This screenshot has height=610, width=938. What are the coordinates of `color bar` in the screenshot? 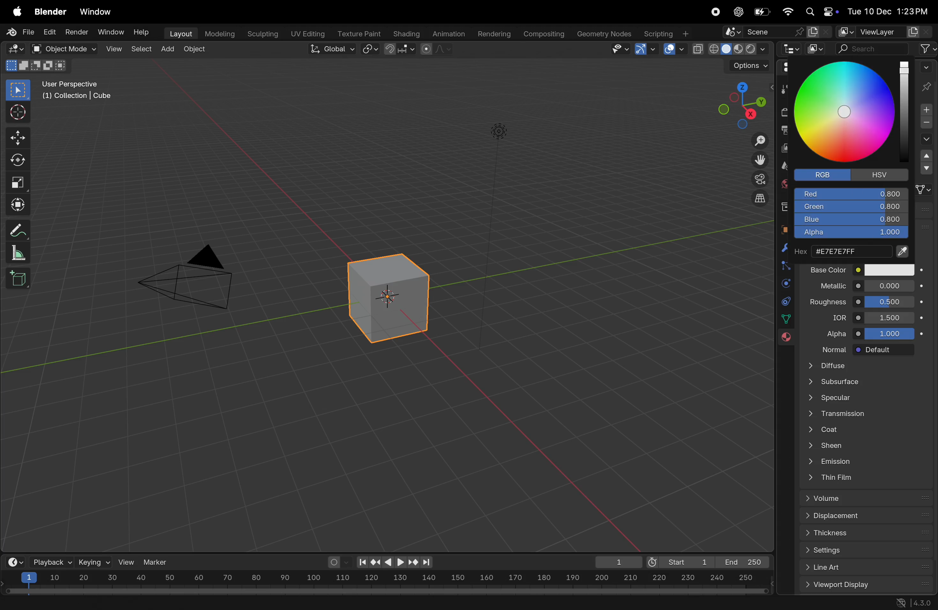 It's located at (905, 108).